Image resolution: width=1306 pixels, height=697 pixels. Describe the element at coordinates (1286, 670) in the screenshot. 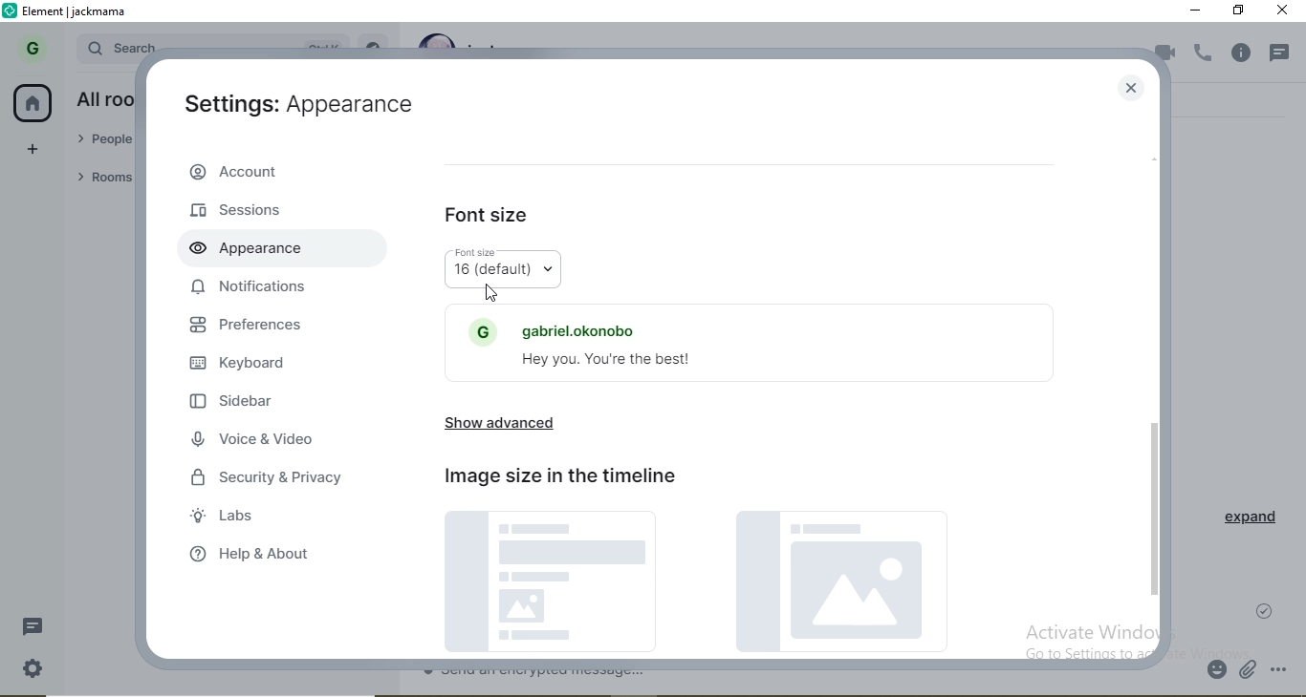

I see `options` at that location.